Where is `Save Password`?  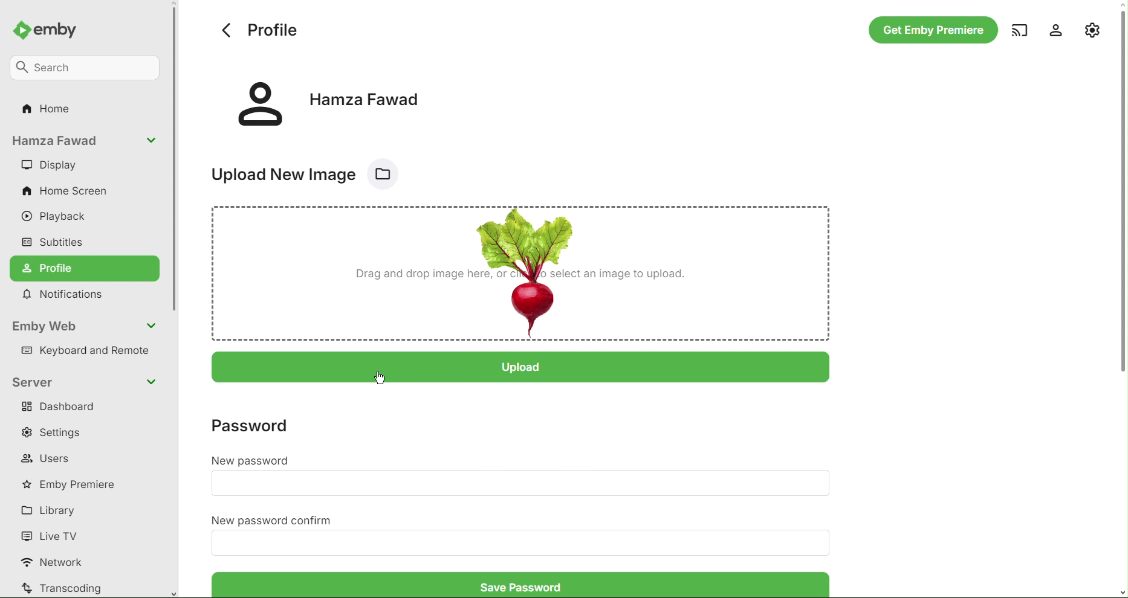 Save Password is located at coordinates (516, 584).